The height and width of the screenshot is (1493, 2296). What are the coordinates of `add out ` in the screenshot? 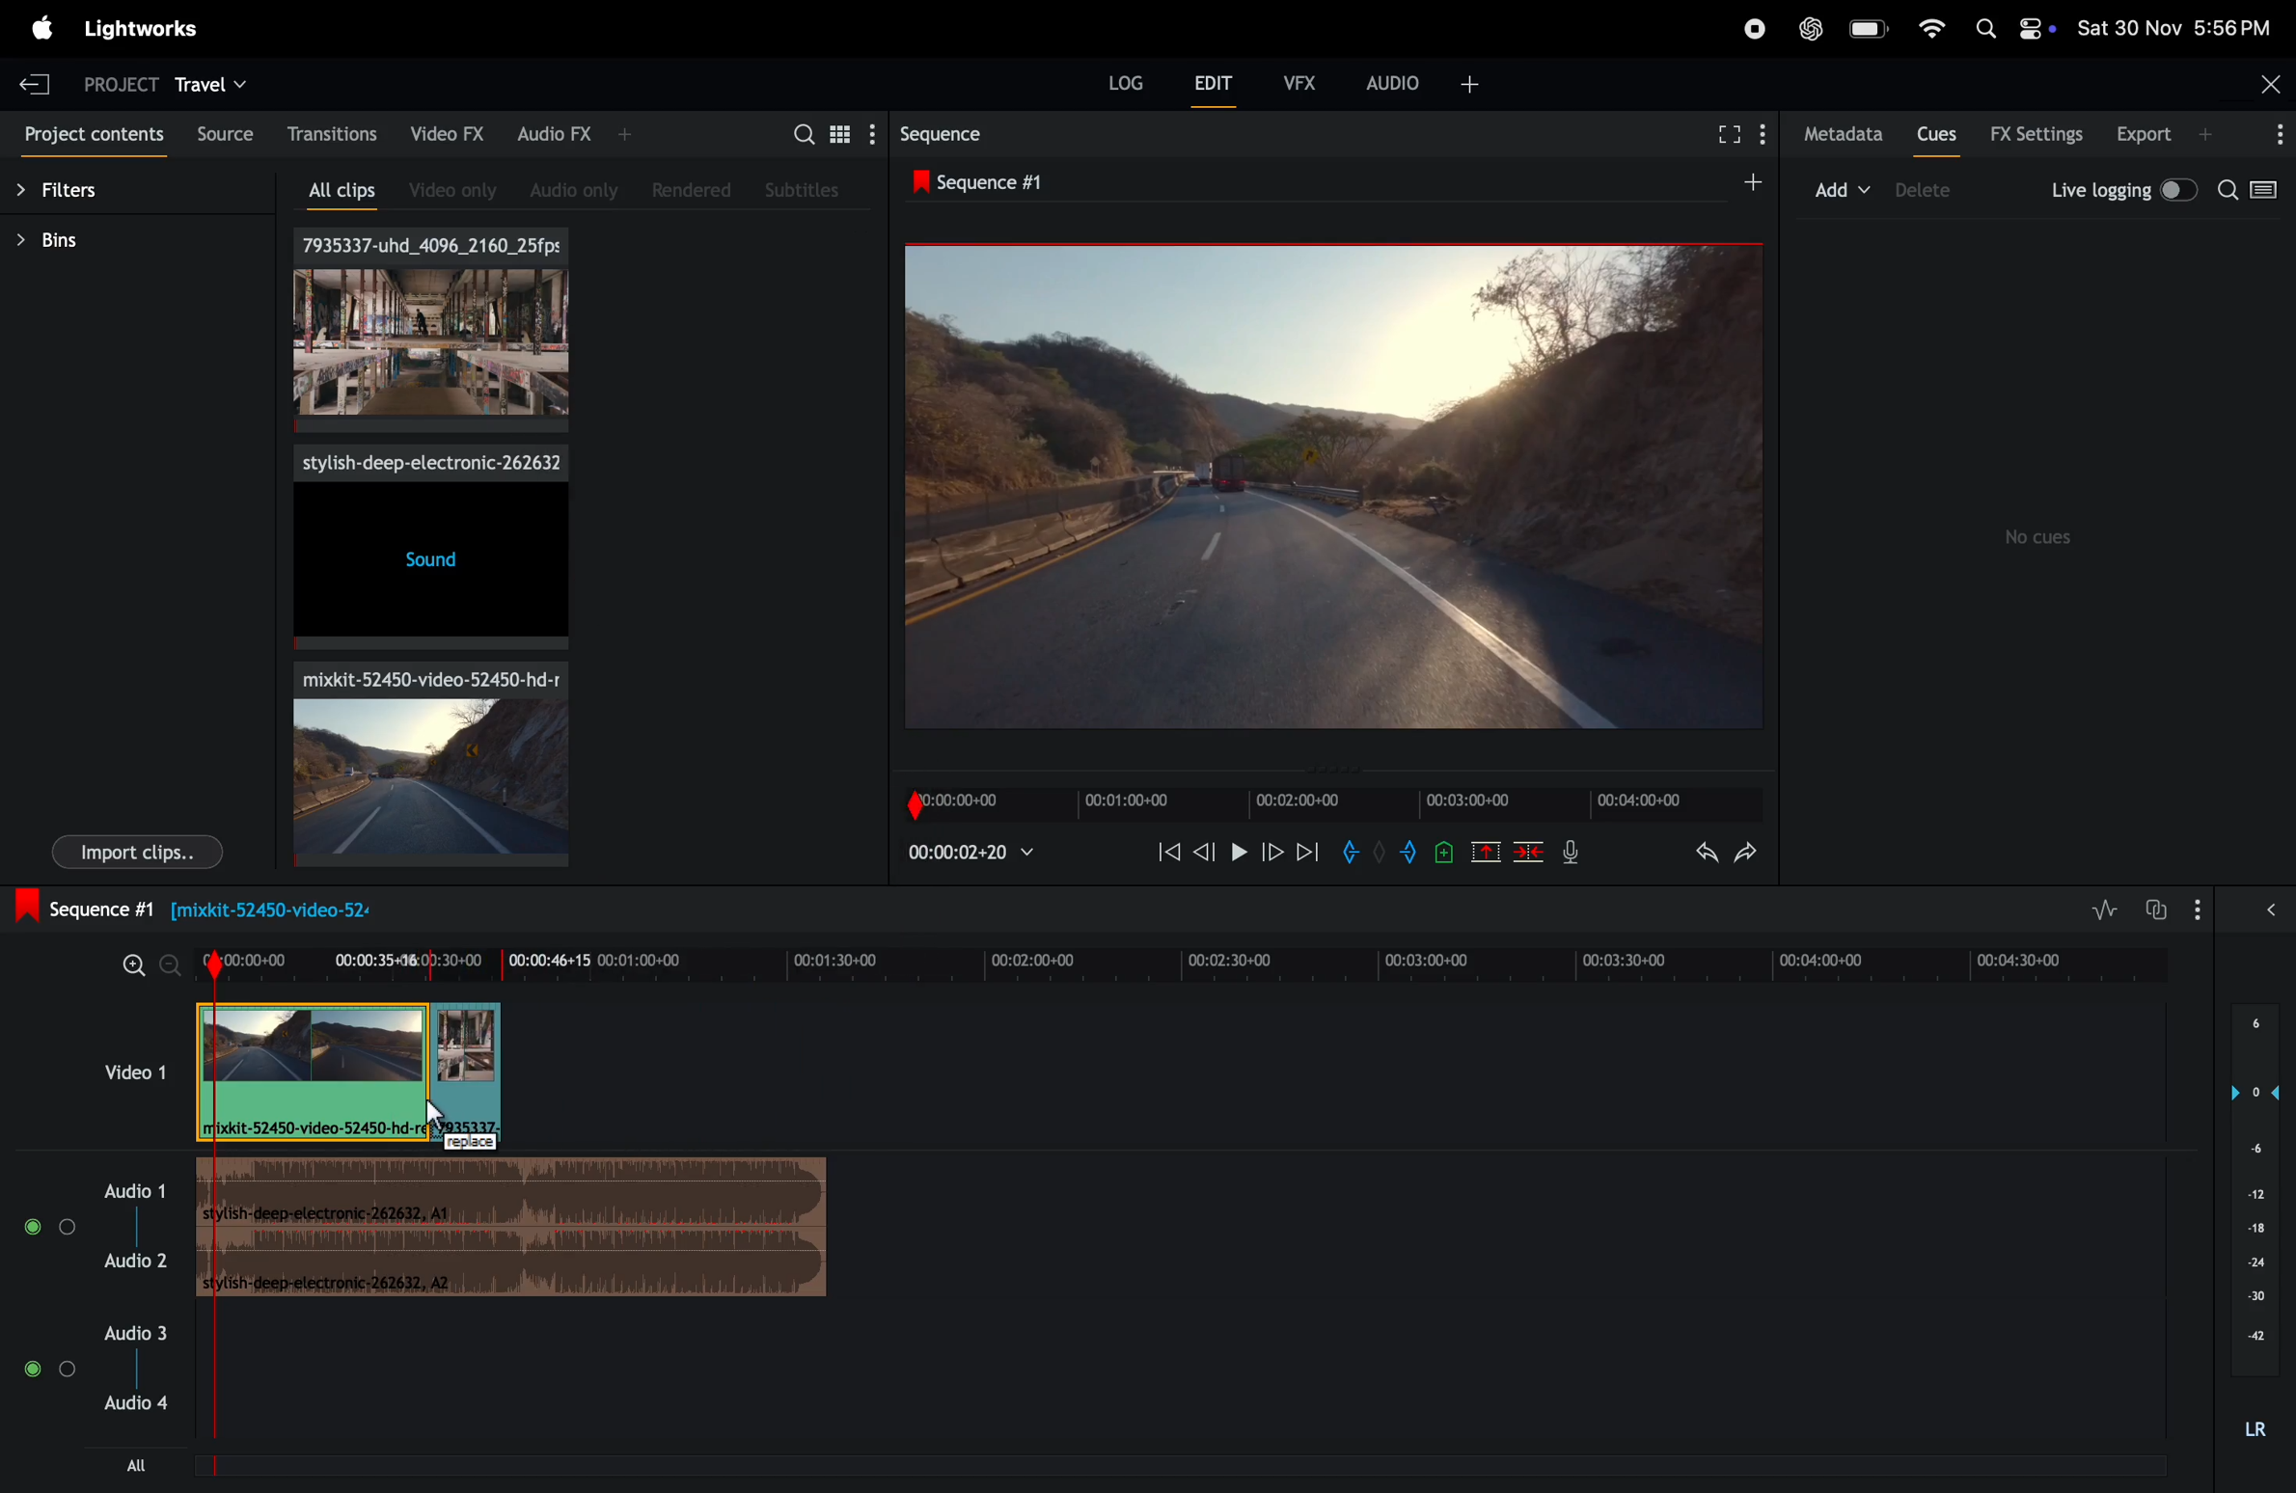 It's located at (1404, 855).